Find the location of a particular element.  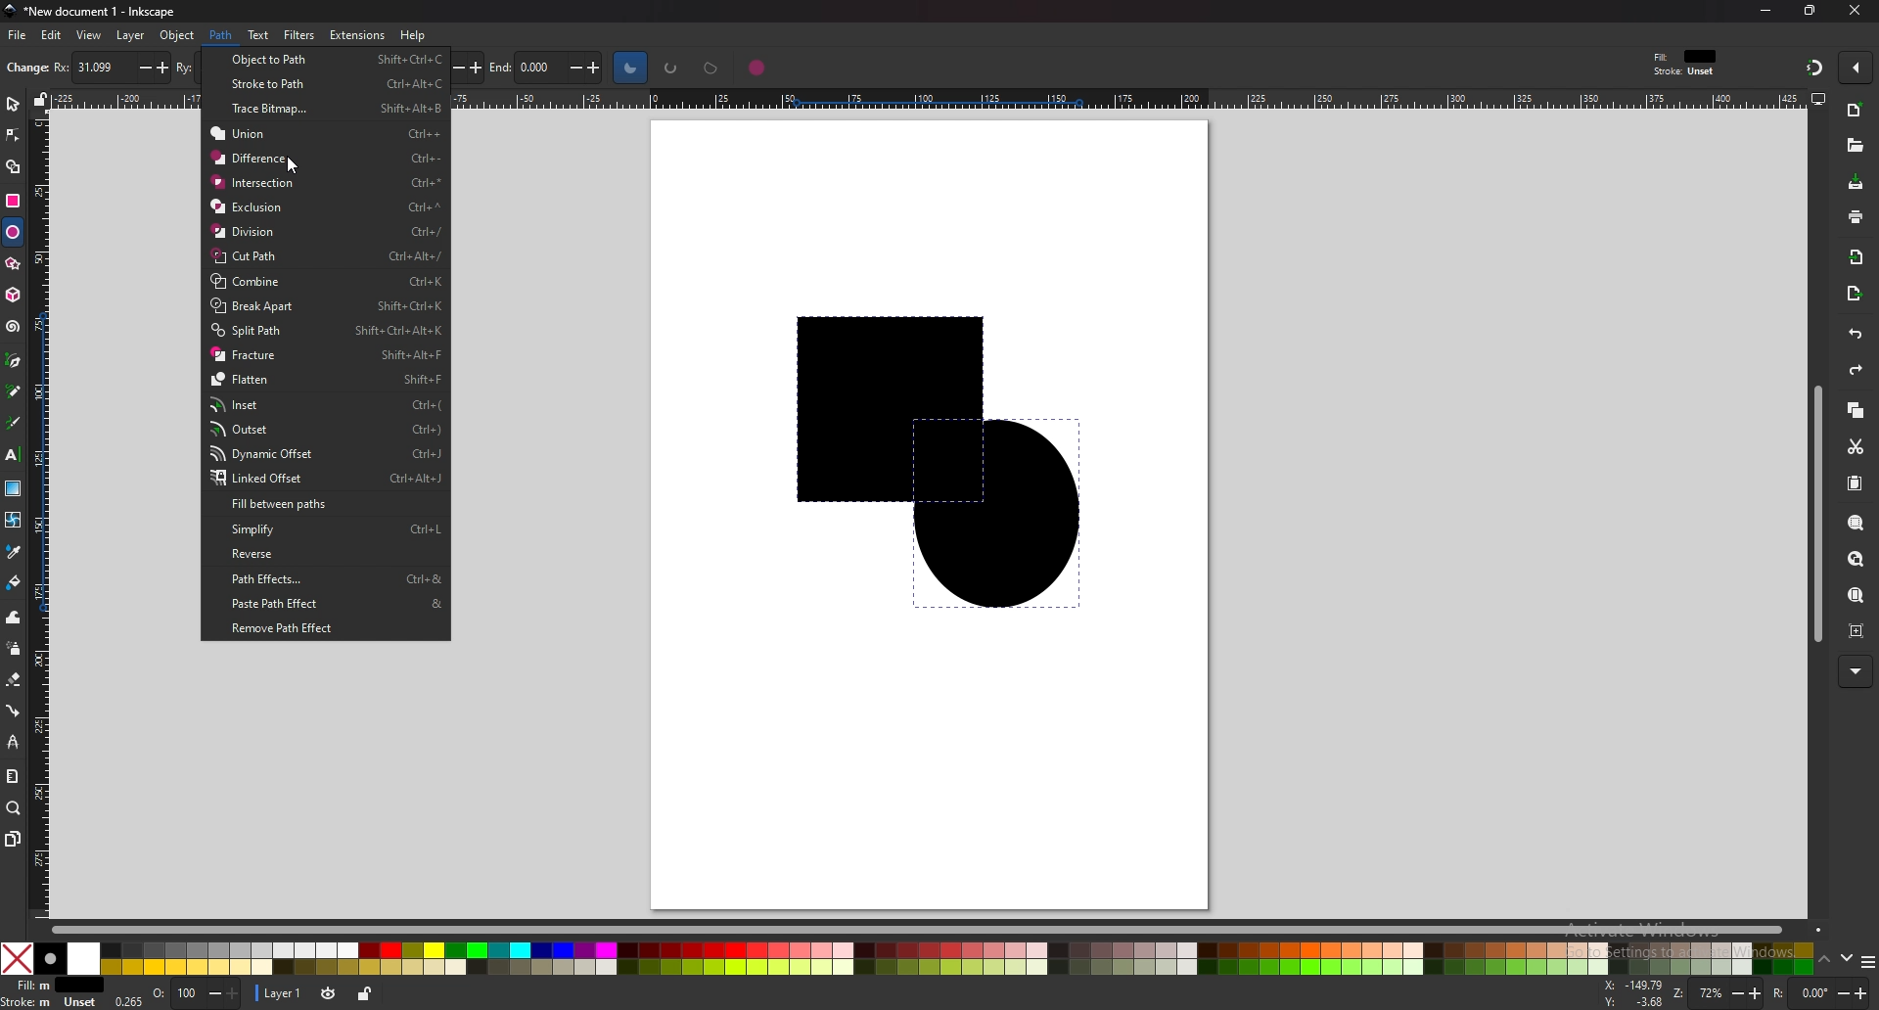

Stroke to Path is located at coordinates (335, 85).